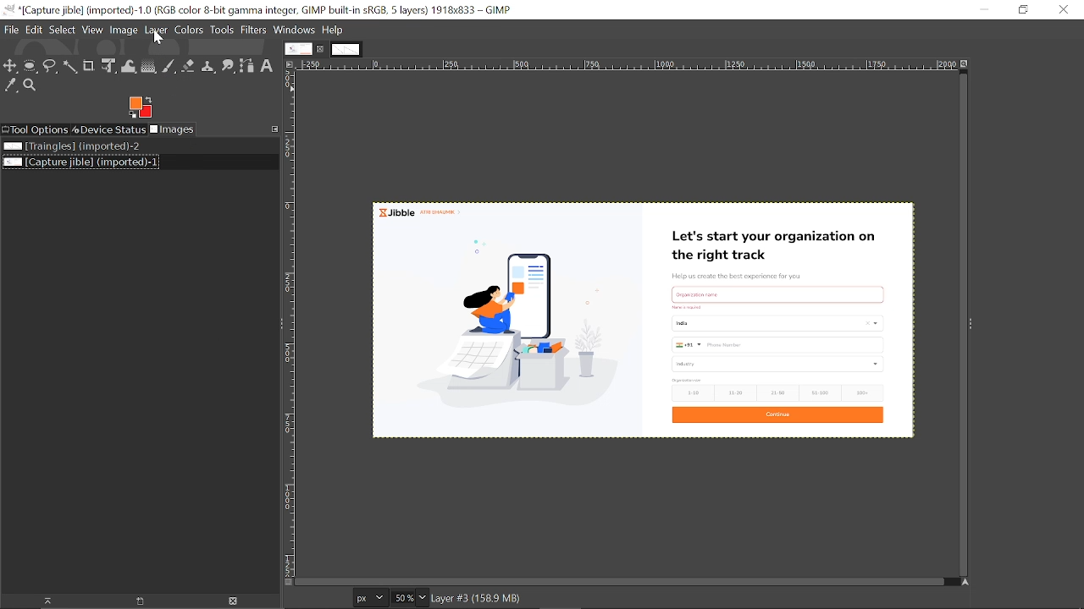  I want to click on Current image, so click(644, 315).